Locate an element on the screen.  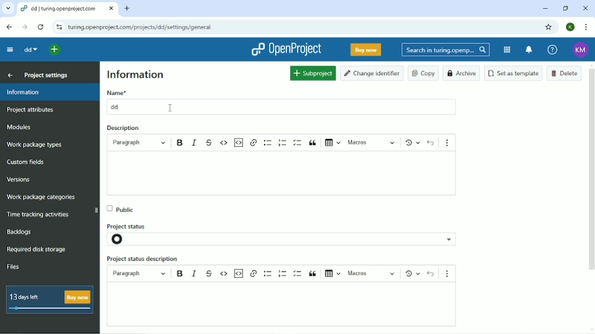
hyperlink is located at coordinates (254, 274).